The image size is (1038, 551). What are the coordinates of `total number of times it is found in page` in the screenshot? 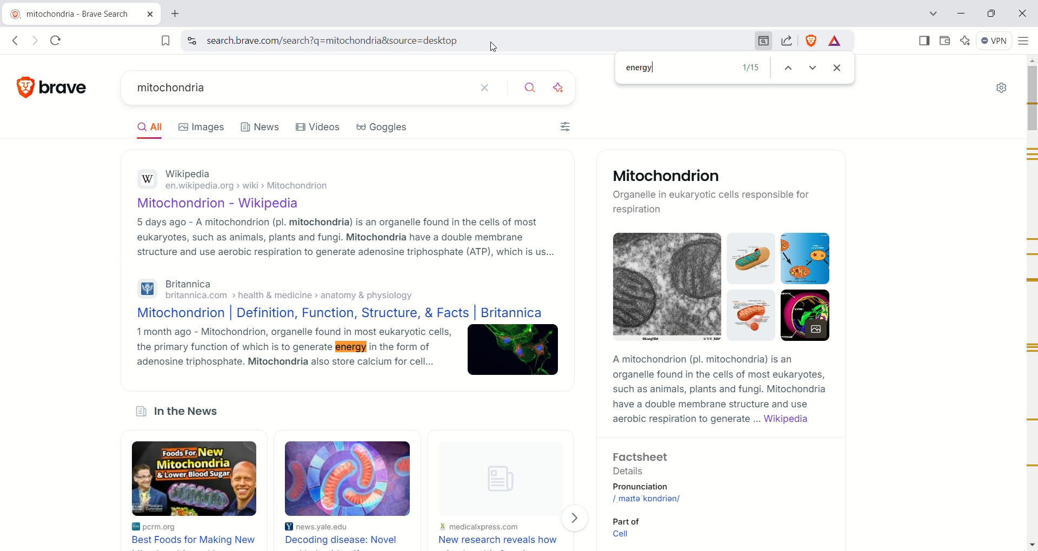 It's located at (747, 68).